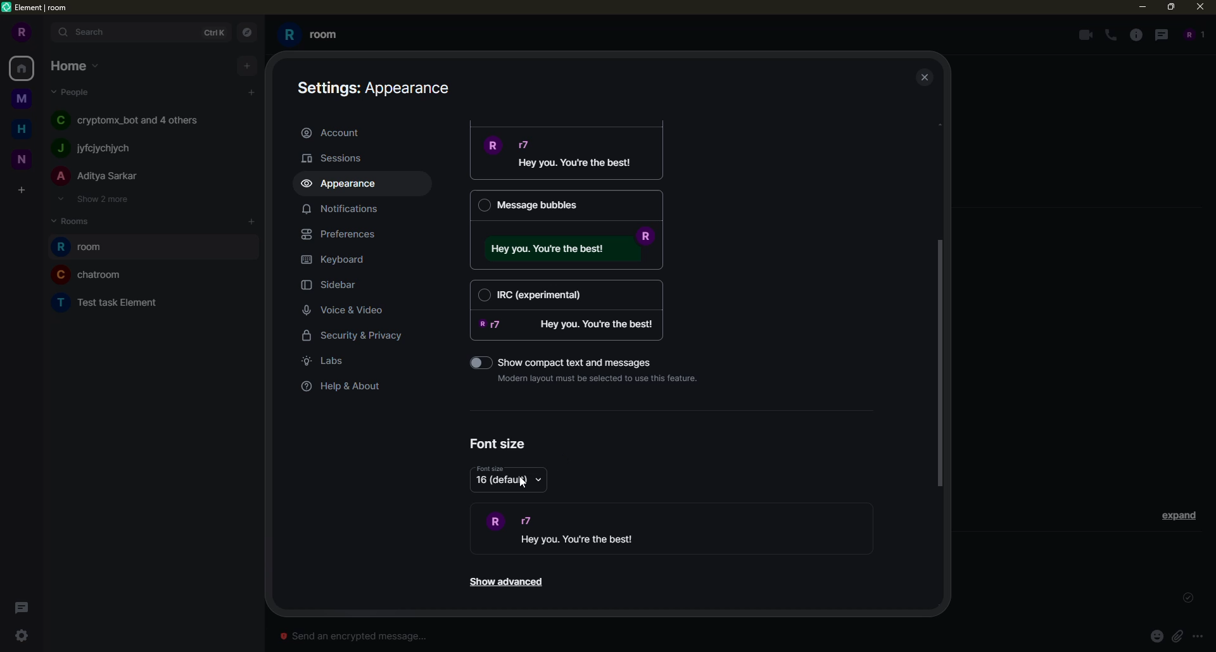 The width and height of the screenshot is (1216, 652). What do you see at coordinates (1198, 637) in the screenshot?
I see `more` at bounding box center [1198, 637].